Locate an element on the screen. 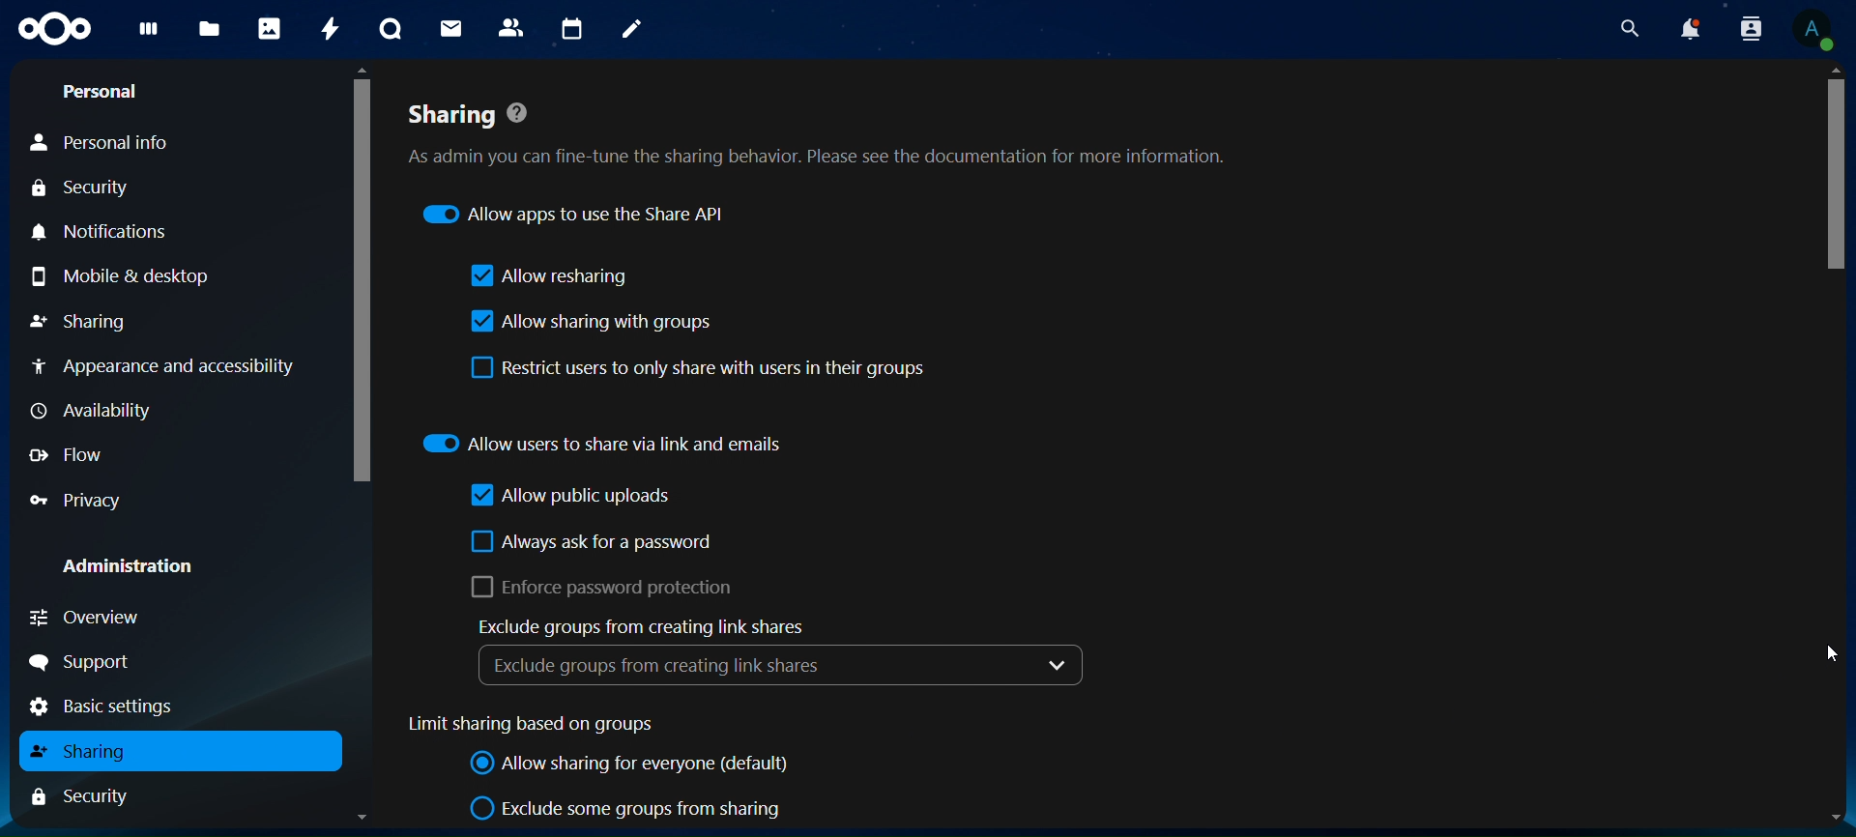 The width and height of the screenshot is (1856, 837). allow resharing is located at coordinates (550, 277).